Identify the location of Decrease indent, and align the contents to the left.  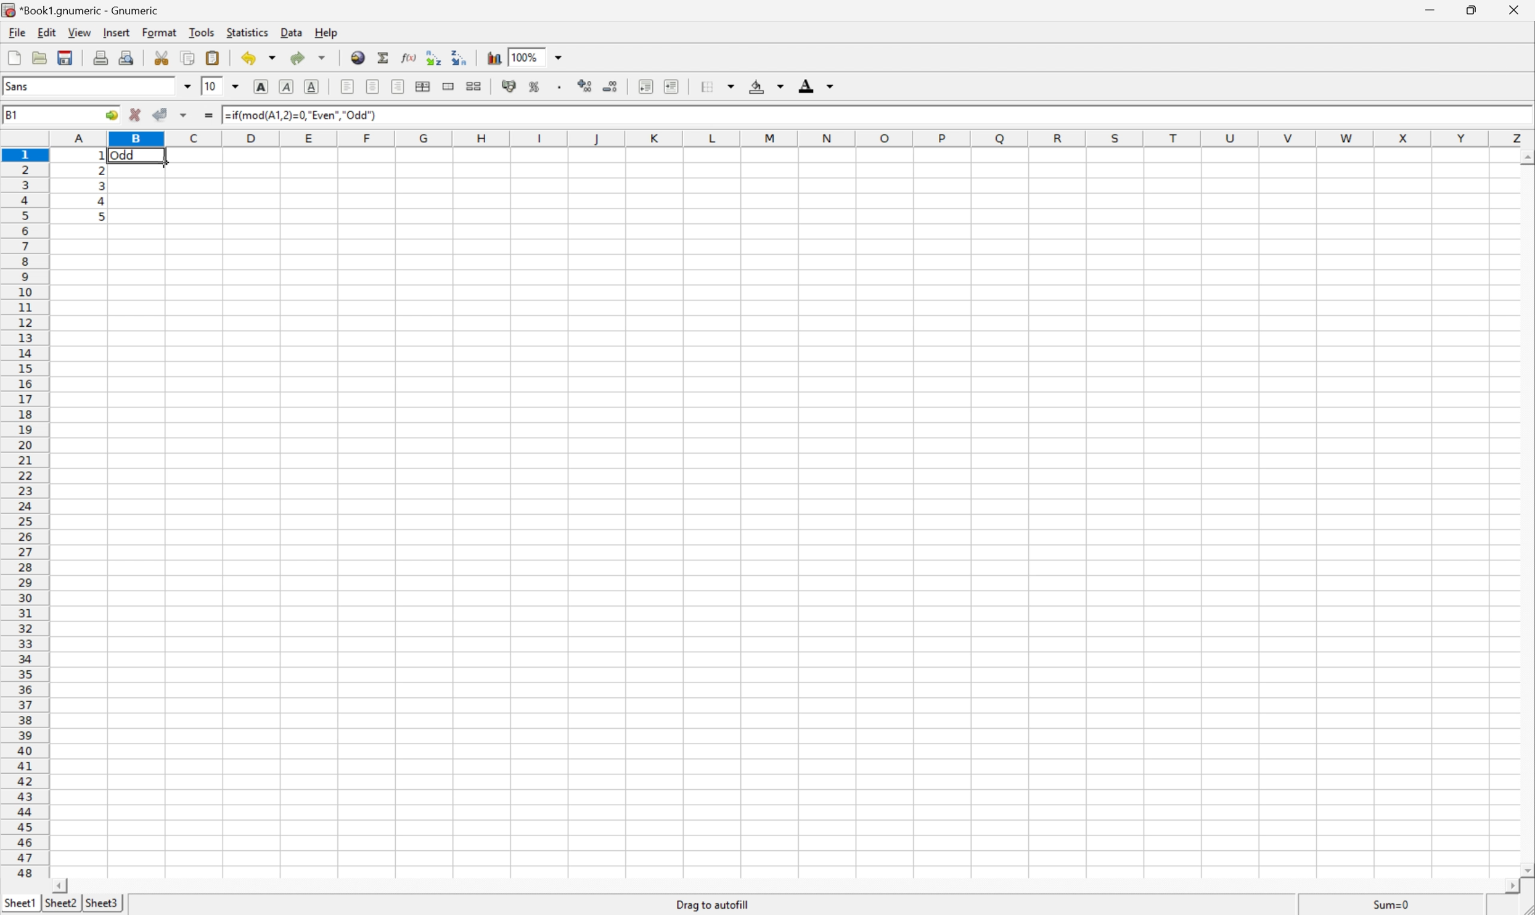
(646, 84).